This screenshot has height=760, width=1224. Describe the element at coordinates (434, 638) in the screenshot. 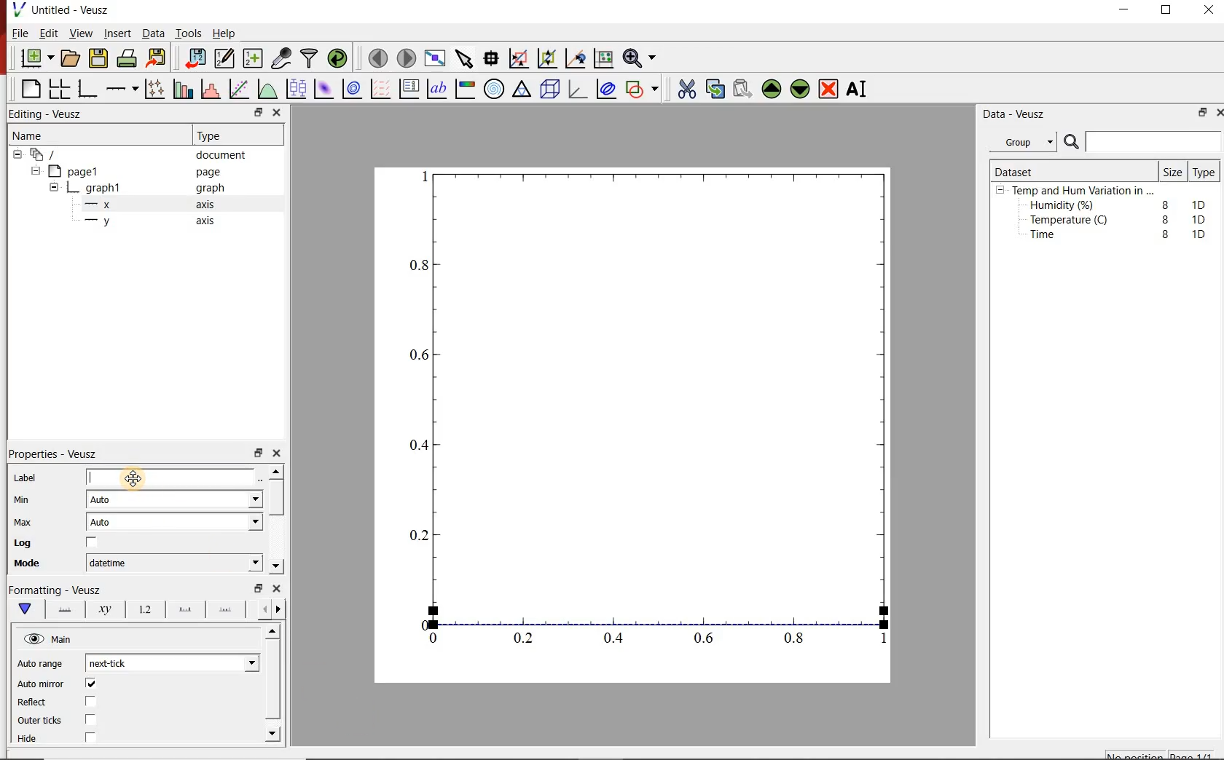

I see `0` at that location.